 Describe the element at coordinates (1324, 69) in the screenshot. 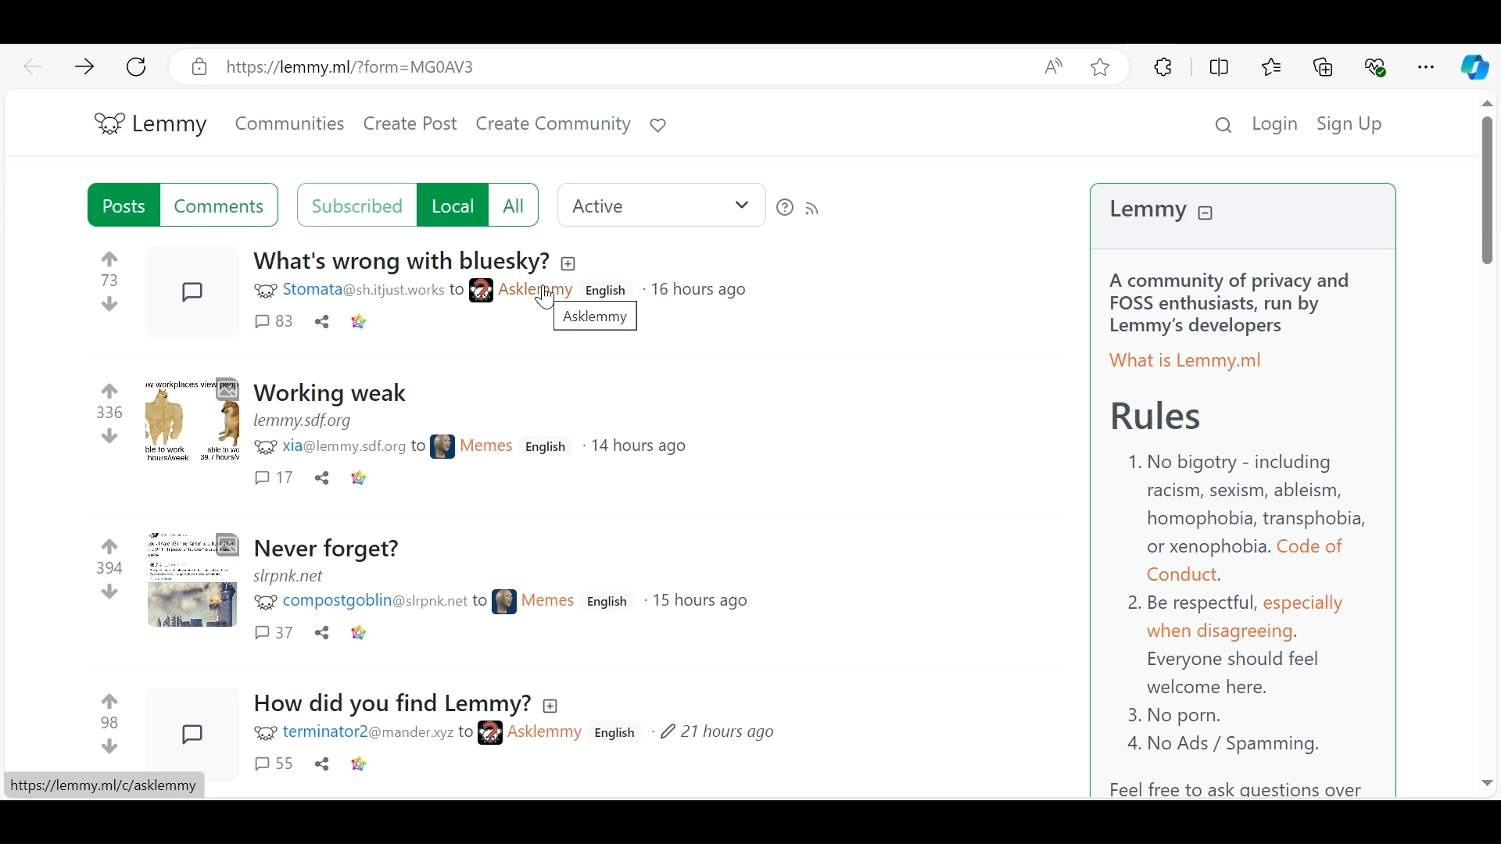

I see `Collections` at that location.